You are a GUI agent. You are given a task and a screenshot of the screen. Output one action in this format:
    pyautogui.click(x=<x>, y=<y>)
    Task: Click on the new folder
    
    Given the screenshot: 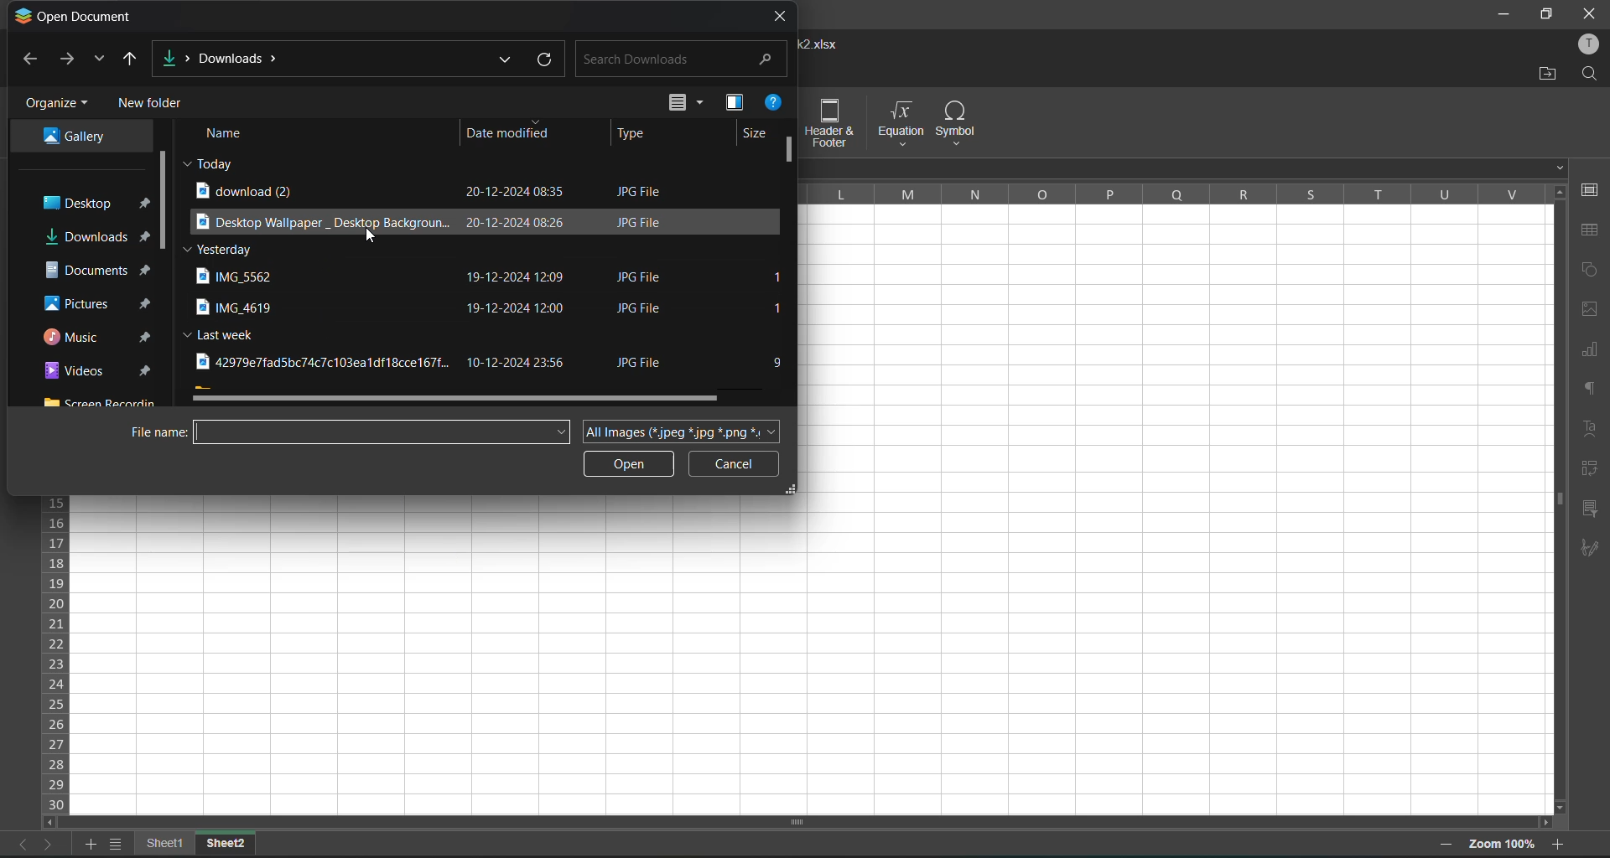 What is the action you would take?
    pyautogui.click(x=157, y=104)
    